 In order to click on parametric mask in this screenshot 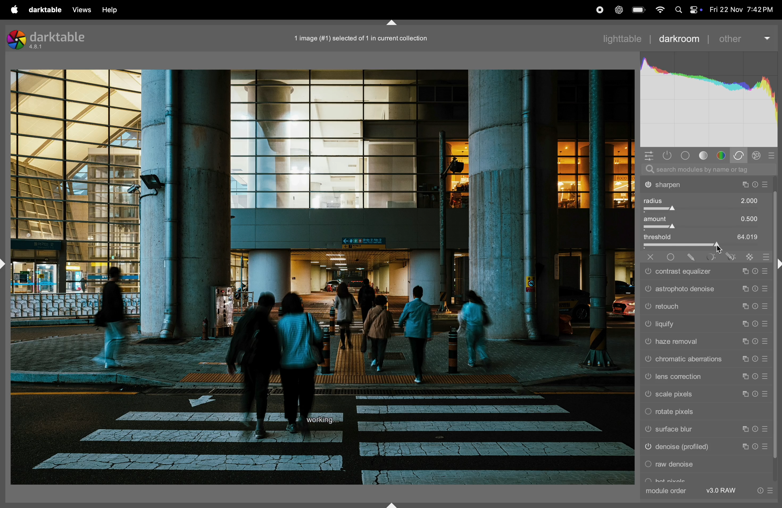, I will do `click(708, 256)`.